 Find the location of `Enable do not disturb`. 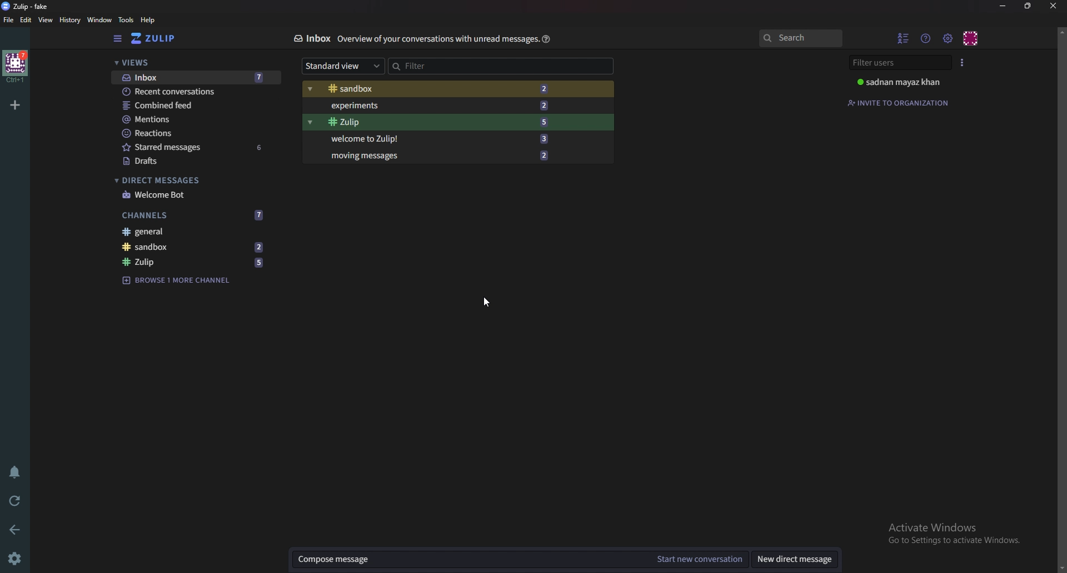

Enable do not disturb is located at coordinates (17, 470).